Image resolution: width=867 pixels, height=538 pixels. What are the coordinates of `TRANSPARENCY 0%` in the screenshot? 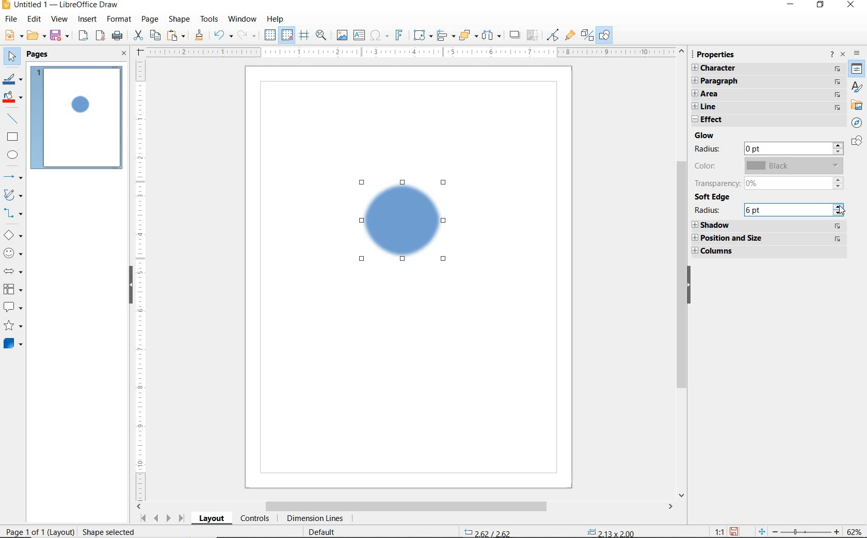 It's located at (761, 182).